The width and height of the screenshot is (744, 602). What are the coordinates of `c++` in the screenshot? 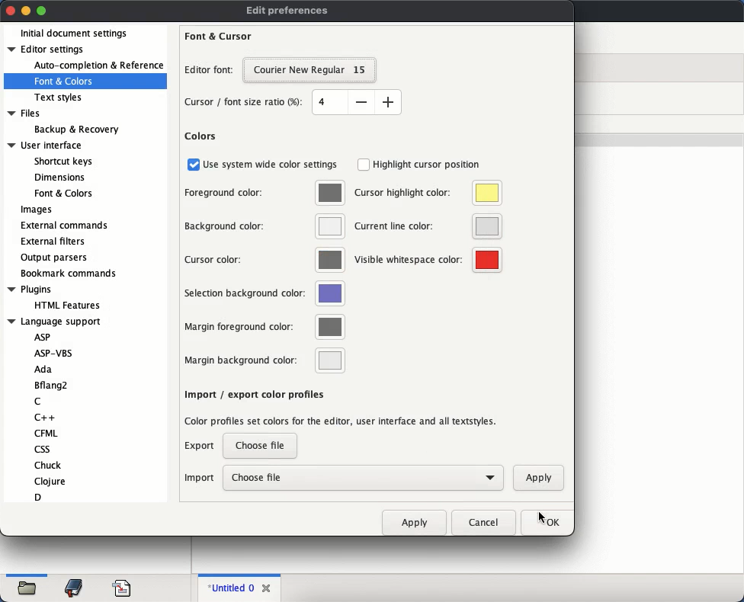 It's located at (46, 417).